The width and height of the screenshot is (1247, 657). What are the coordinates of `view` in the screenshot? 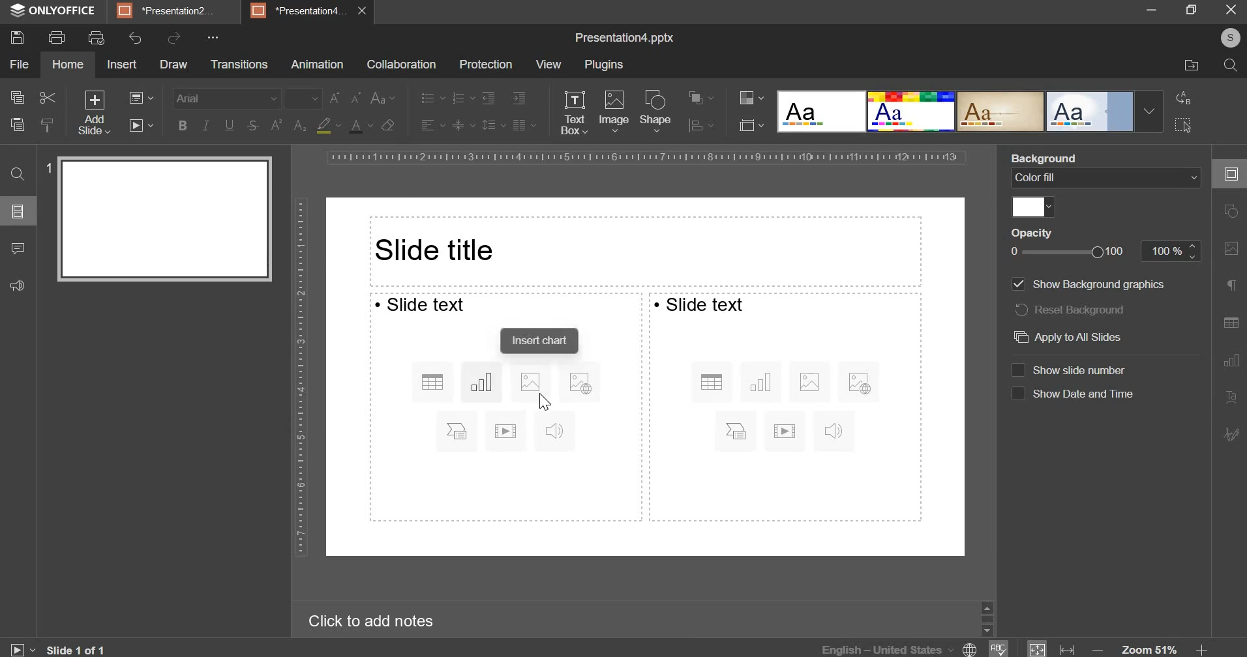 It's located at (550, 64).